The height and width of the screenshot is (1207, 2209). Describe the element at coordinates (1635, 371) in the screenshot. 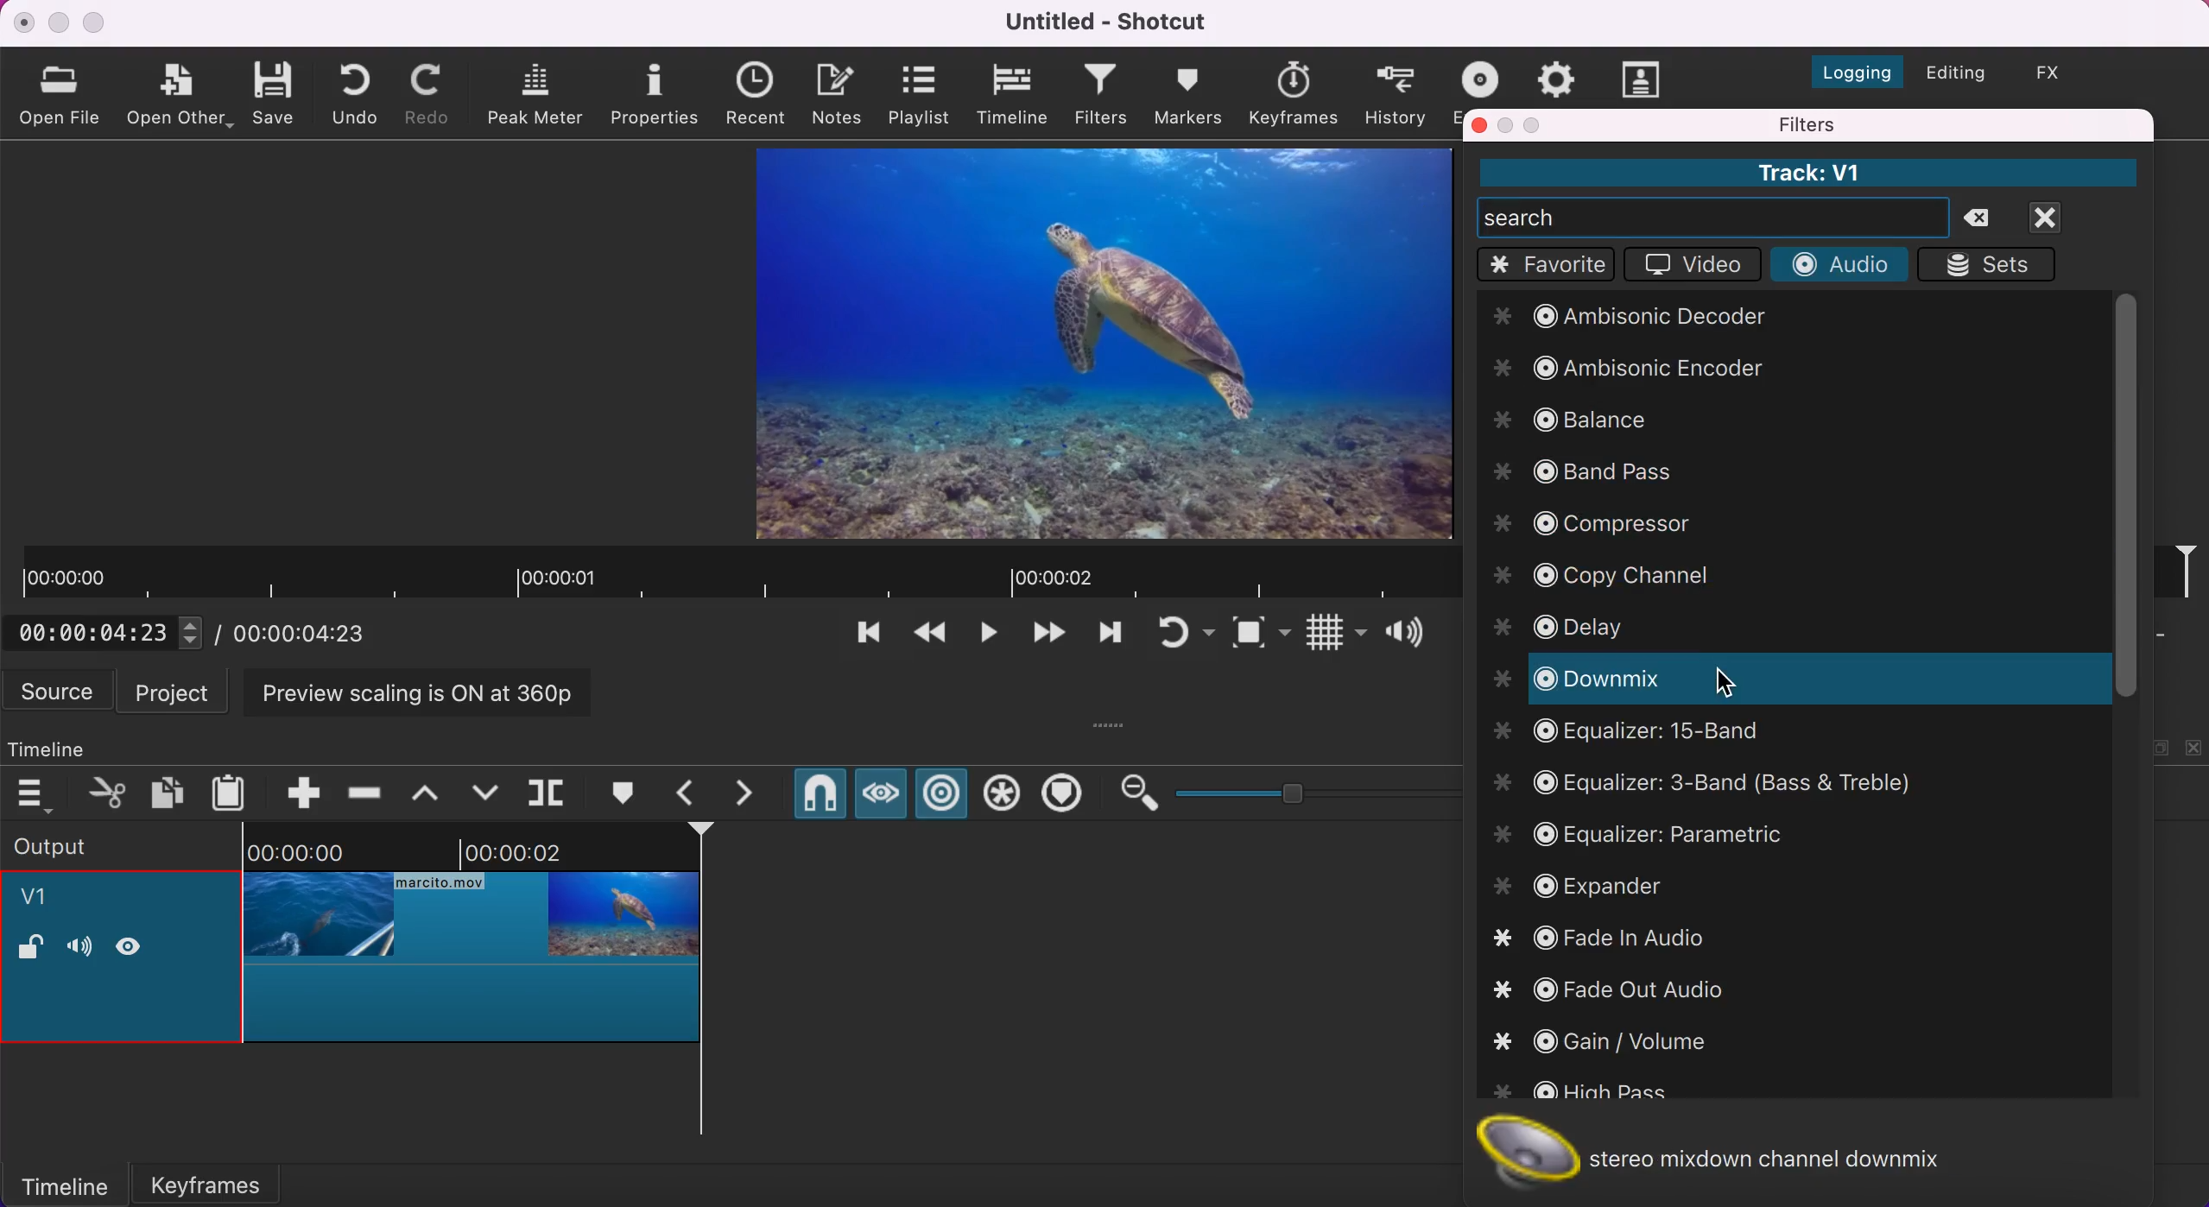

I see `ambisonic encoder` at that location.